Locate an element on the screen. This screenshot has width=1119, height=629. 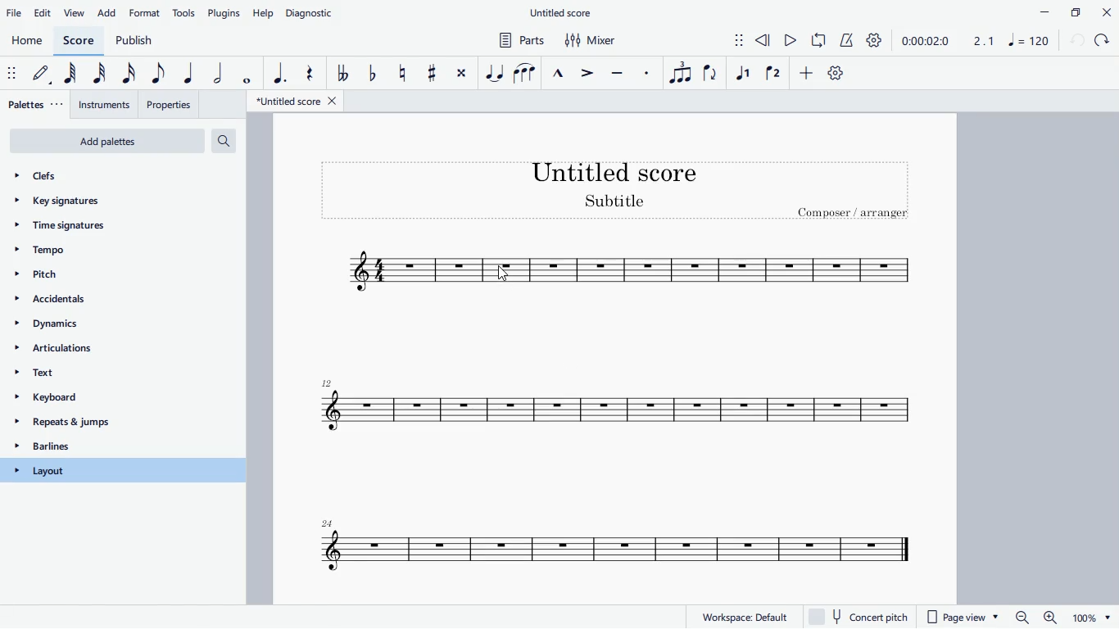
view is located at coordinates (75, 13).